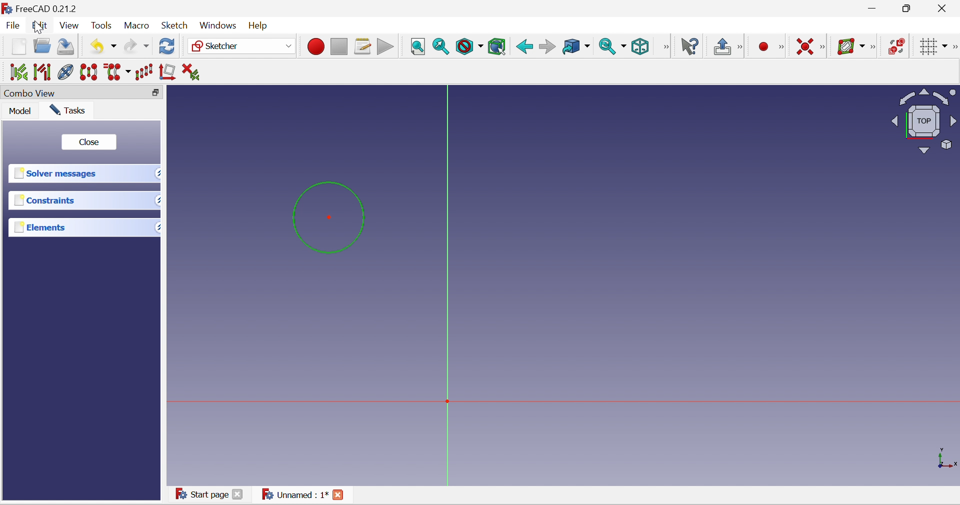 This screenshot has height=505, width=960. What do you see at coordinates (17, 46) in the screenshot?
I see `New` at bounding box center [17, 46].